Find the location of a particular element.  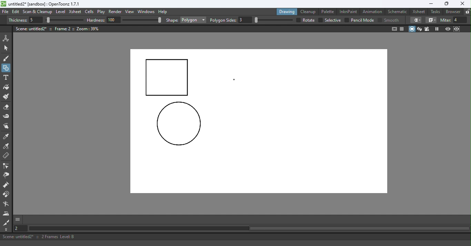

Magnet tool is located at coordinates (7, 186).